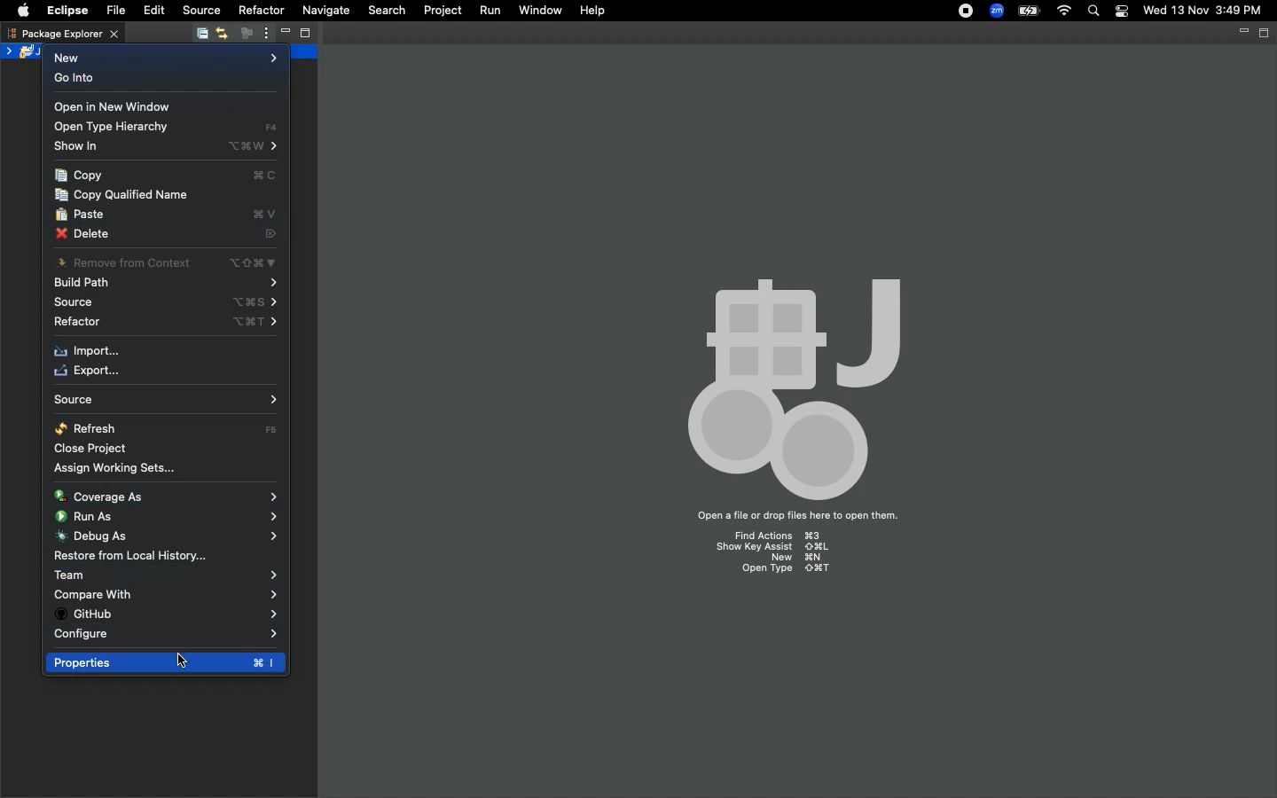 This screenshot has width=1277, height=798. What do you see at coordinates (165, 594) in the screenshot?
I see `Compare with` at bounding box center [165, 594].